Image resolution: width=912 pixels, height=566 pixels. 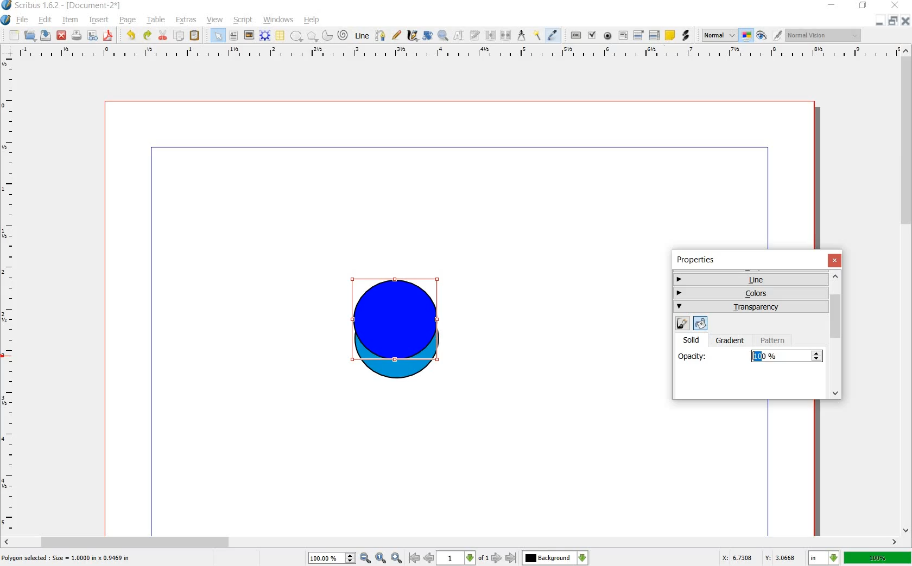 What do you see at coordinates (746, 35) in the screenshot?
I see `toggle color management system` at bounding box center [746, 35].